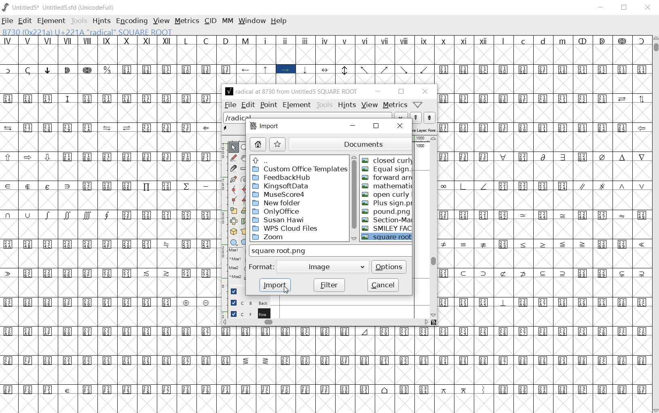 The height and width of the screenshot is (413, 659). Describe the element at coordinates (277, 203) in the screenshot. I see `New folder` at that location.